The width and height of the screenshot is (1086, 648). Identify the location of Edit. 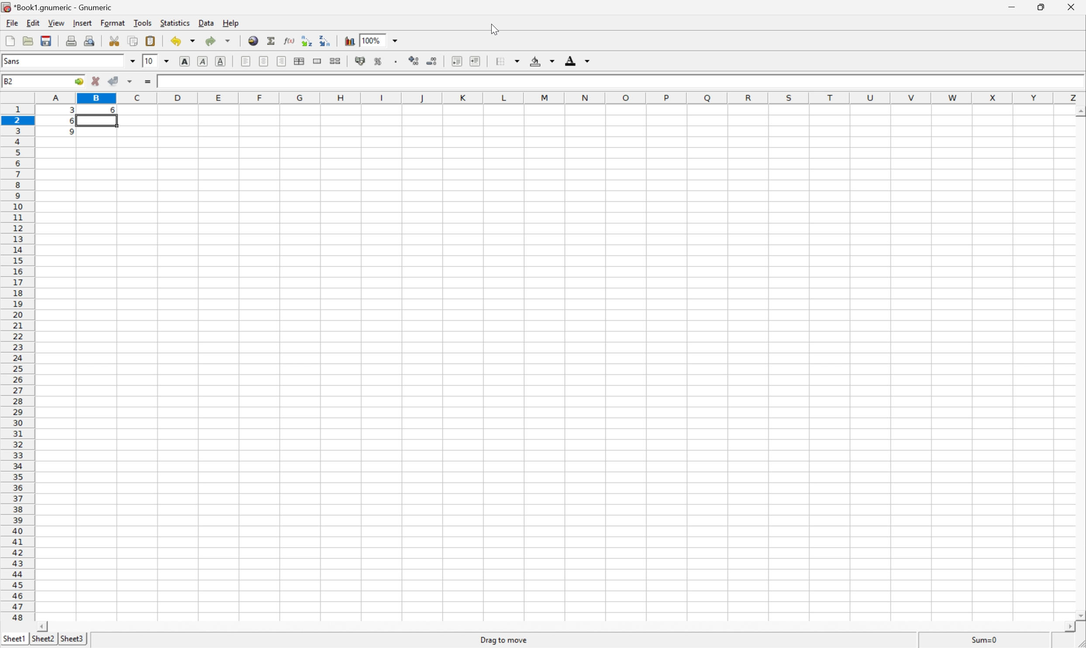
(33, 22).